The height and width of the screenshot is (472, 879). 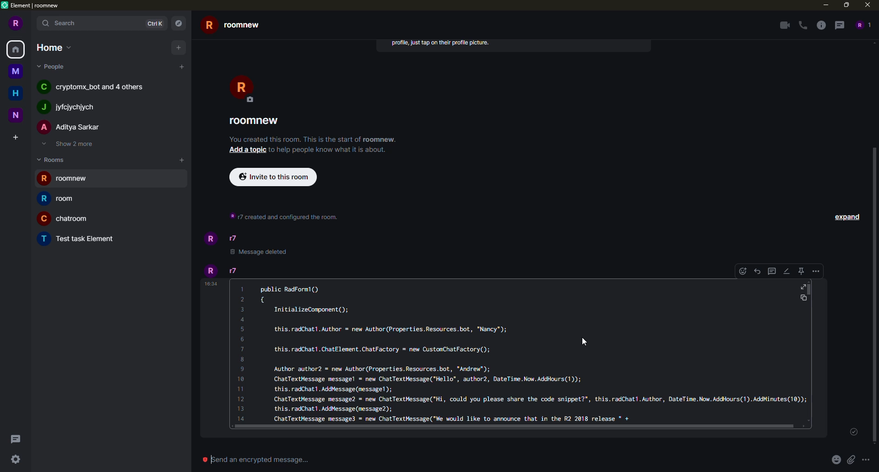 What do you see at coordinates (850, 433) in the screenshot?
I see `sent` at bounding box center [850, 433].